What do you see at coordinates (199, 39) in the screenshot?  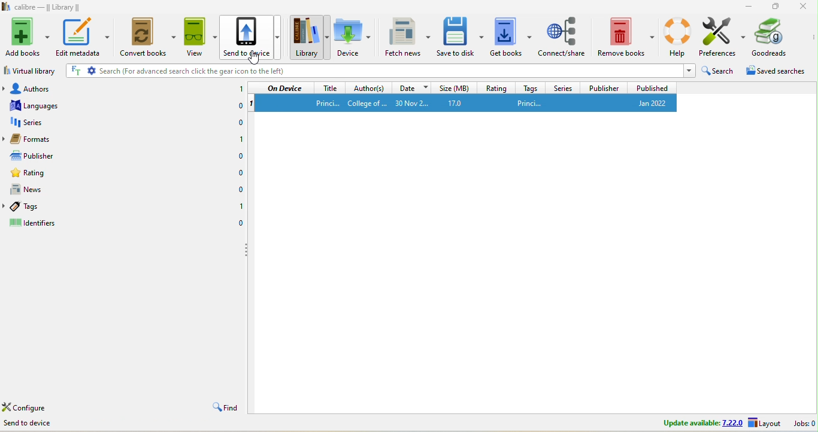 I see `view` at bounding box center [199, 39].